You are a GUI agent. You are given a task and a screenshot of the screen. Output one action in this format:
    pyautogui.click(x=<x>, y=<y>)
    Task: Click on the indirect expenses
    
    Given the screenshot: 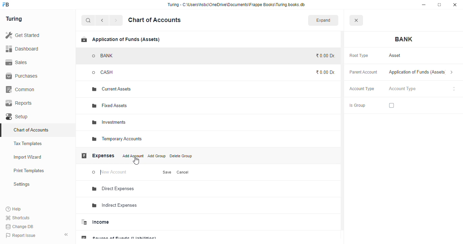 What is the action you would take?
    pyautogui.click(x=115, y=205)
    